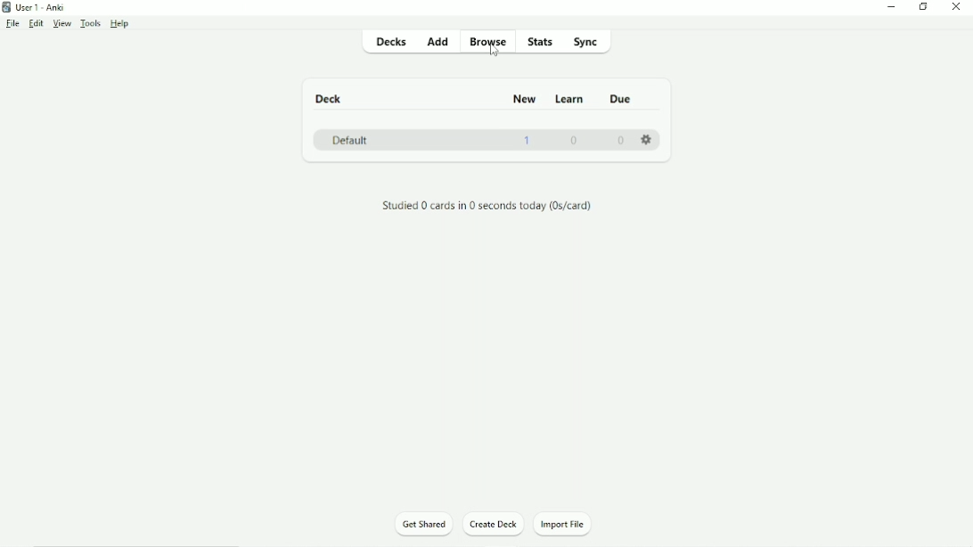  Describe the element at coordinates (62, 23) in the screenshot. I see `View` at that location.